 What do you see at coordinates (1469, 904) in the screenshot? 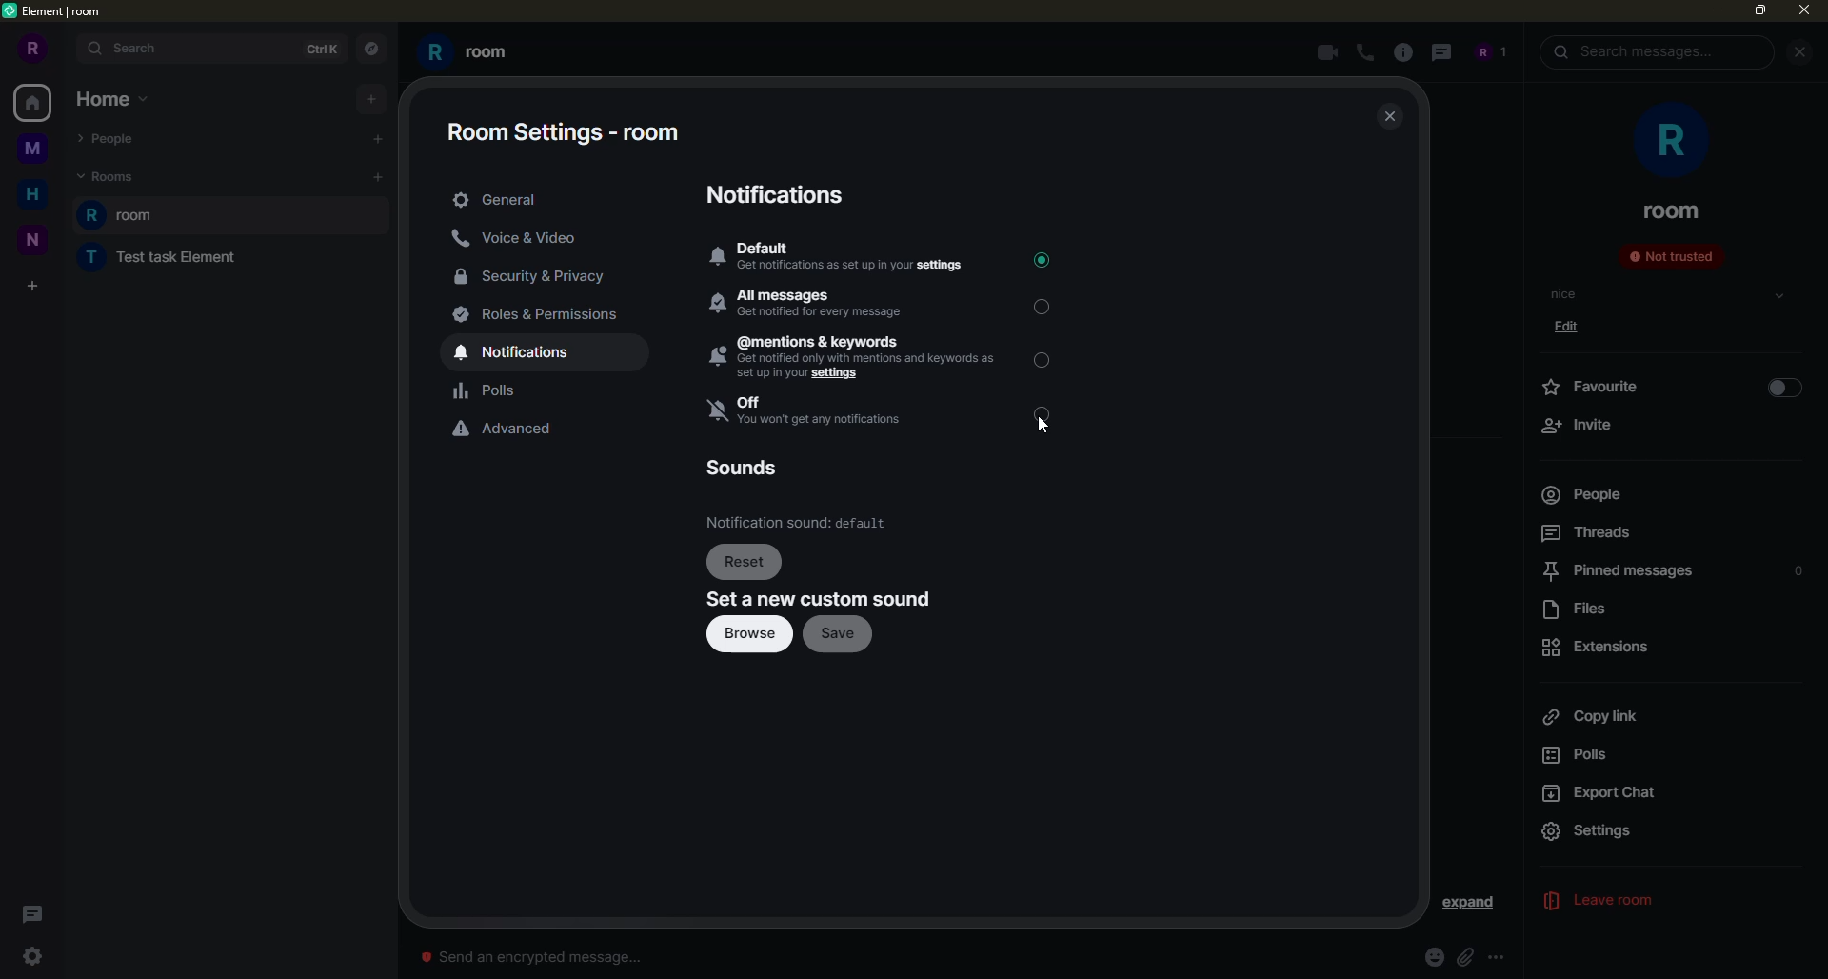
I see `expand` at bounding box center [1469, 904].